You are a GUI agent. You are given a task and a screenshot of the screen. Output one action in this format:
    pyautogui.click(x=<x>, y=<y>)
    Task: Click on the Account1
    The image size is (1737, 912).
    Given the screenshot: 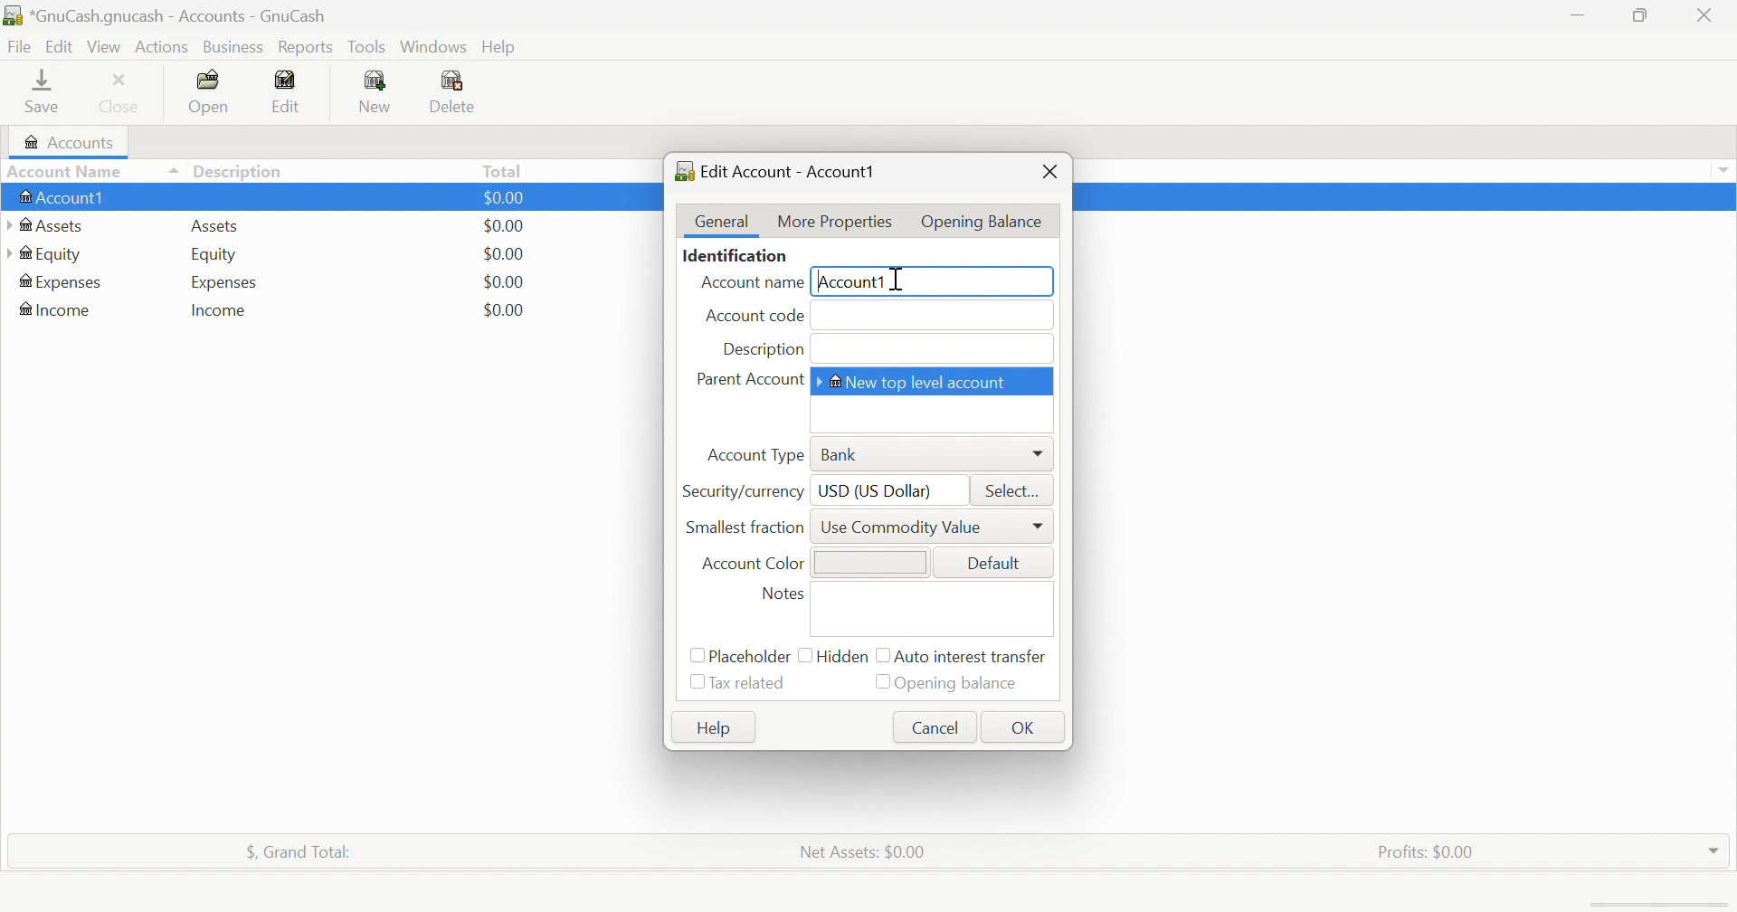 What is the action you would take?
    pyautogui.click(x=850, y=282)
    